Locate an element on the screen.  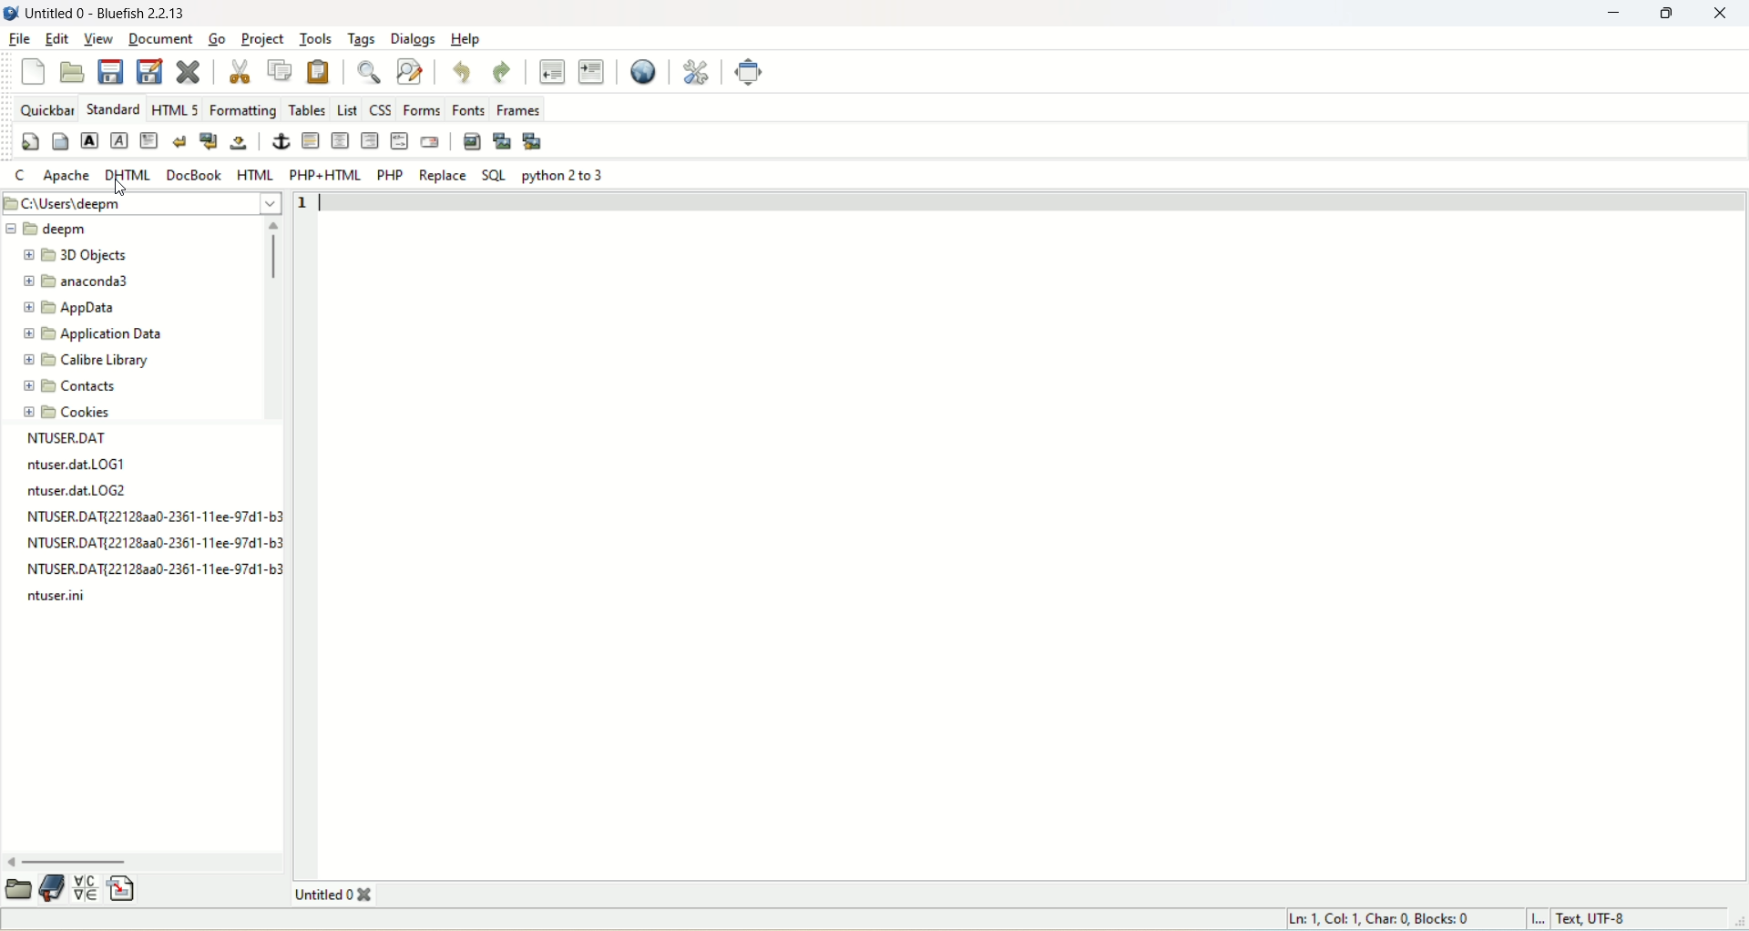
location is located at coordinates (138, 201).